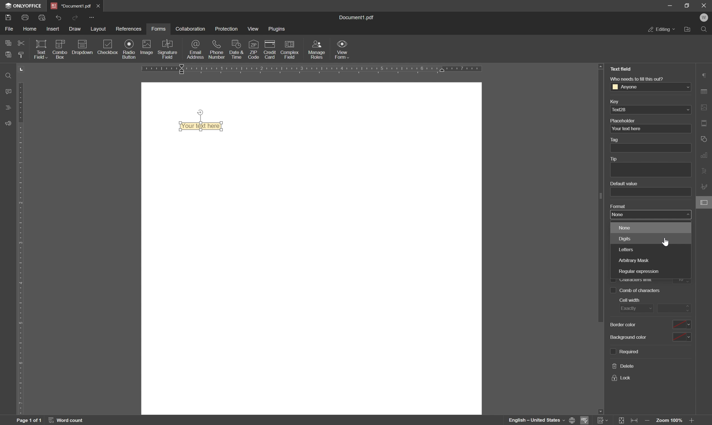 This screenshot has height=425, width=712. I want to click on date and time, so click(238, 50).